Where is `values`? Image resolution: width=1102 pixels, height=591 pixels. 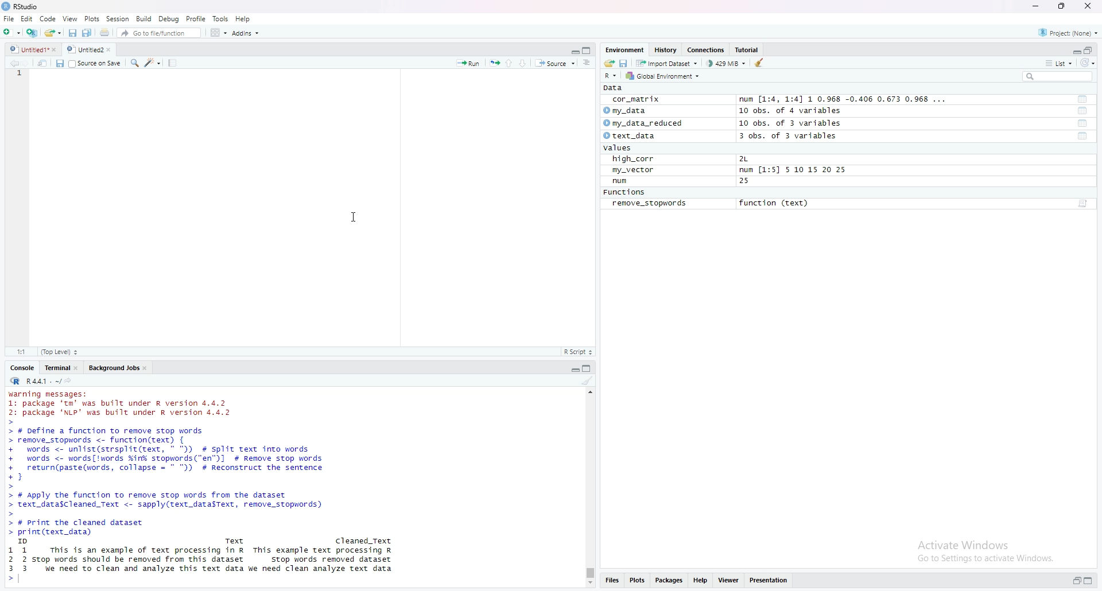 values is located at coordinates (617, 148).